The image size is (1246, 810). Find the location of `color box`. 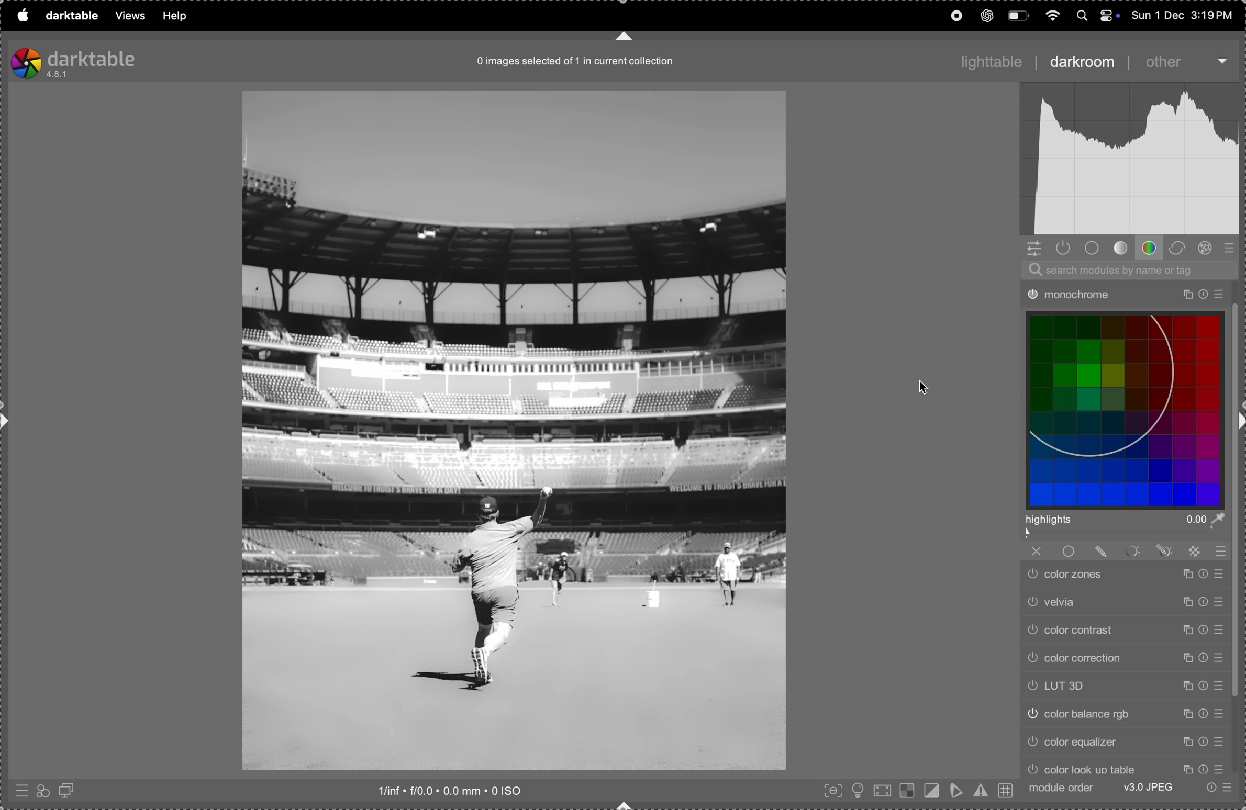

color box is located at coordinates (1127, 409).